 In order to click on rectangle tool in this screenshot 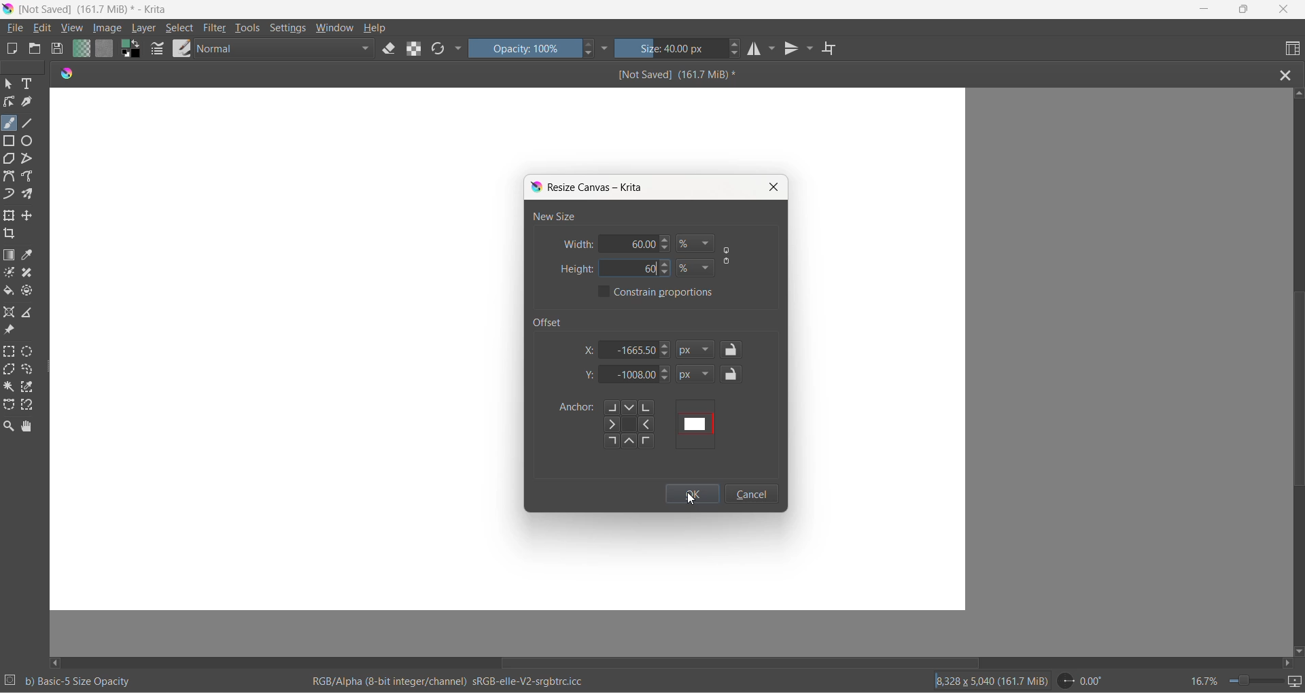, I will do `click(11, 140)`.